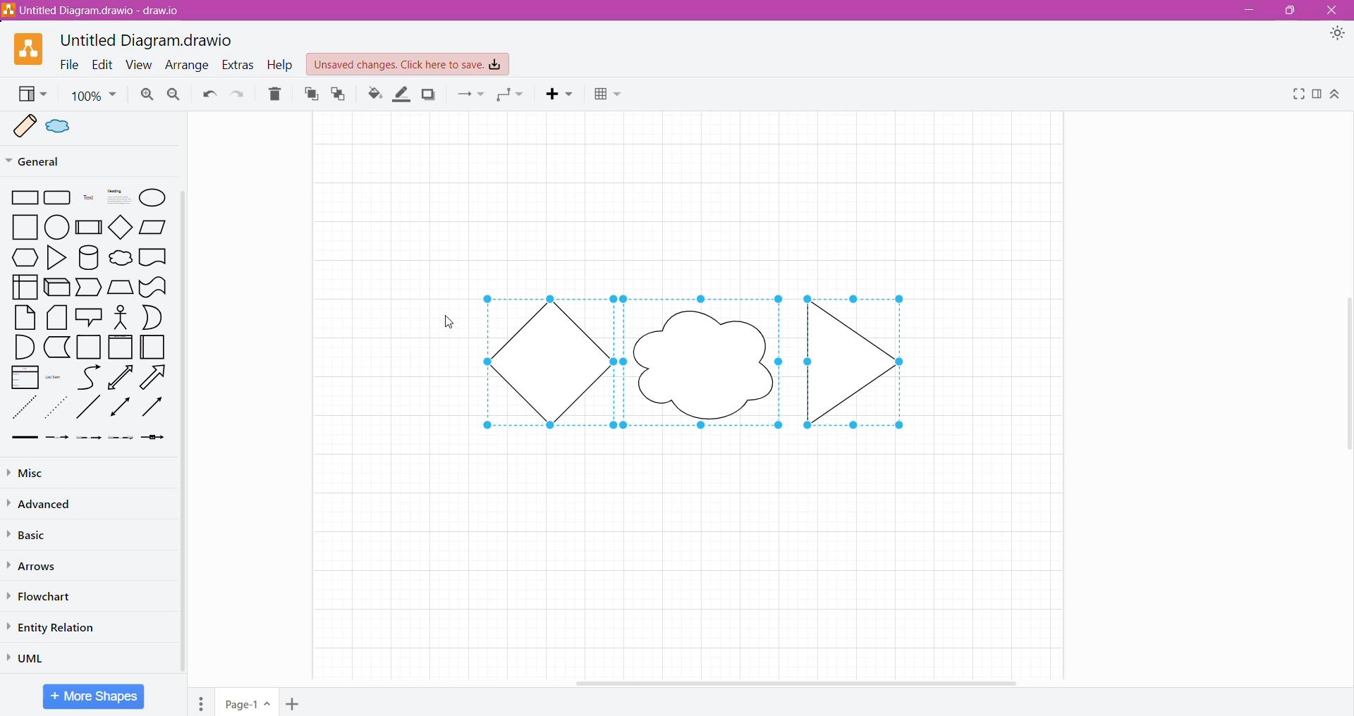  What do you see at coordinates (1249, 11) in the screenshot?
I see `Minimize` at bounding box center [1249, 11].